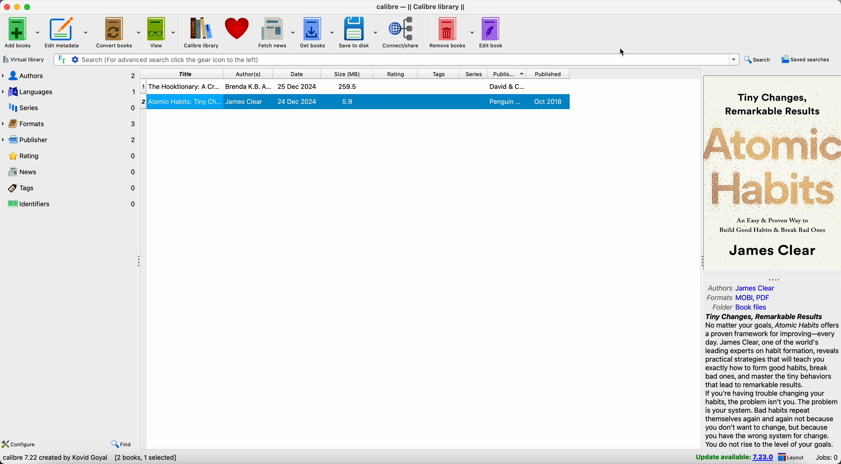  I want to click on series, so click(473, 73).